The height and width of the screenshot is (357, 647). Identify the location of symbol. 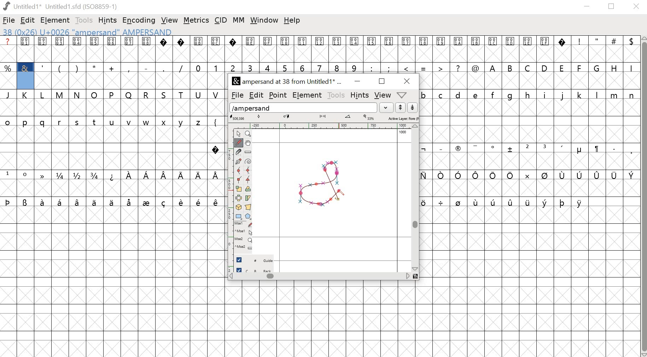
(8, 201).